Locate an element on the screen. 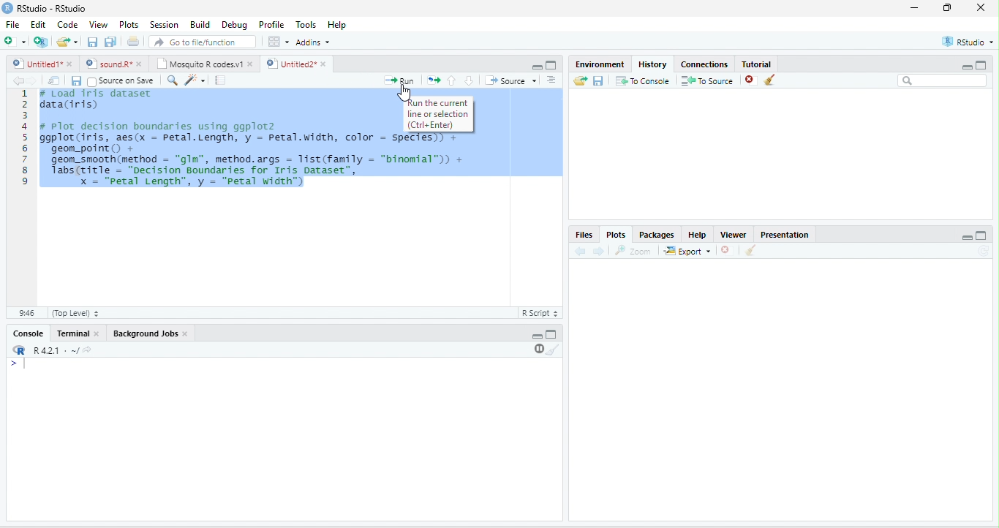 The image size is (999, 528). Minimize is located at coordinates (967, 238).